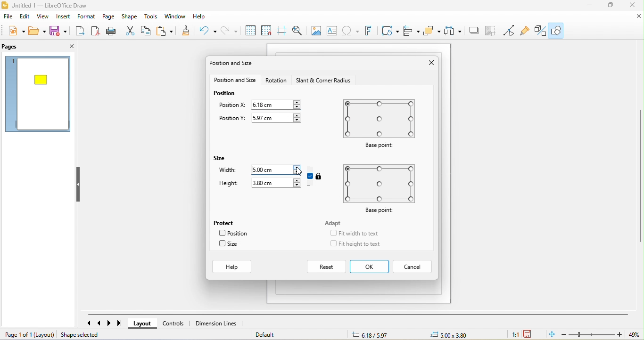  I want to click on position x, so click(231, 106).